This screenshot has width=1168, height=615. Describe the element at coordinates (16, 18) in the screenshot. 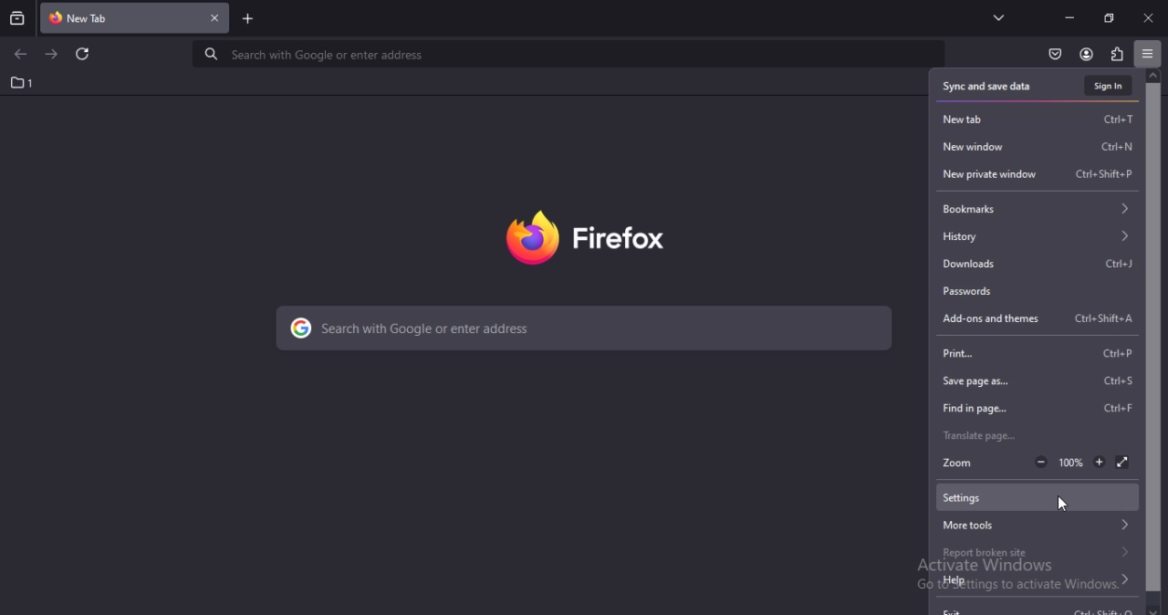

I see `search tabs` at that location.